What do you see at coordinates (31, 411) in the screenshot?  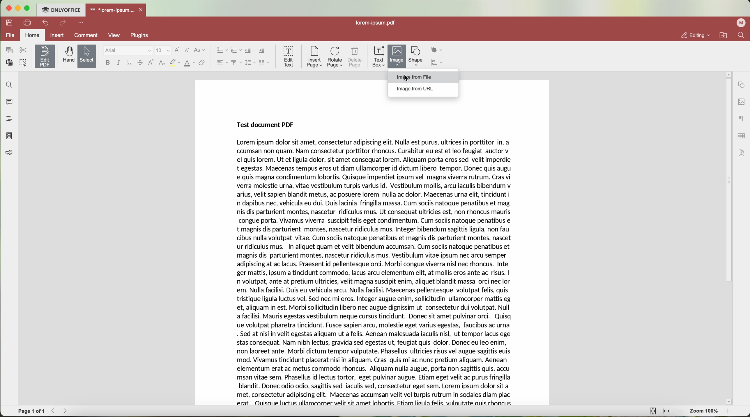 I see `page 1 of 1` at bounding box center [31, 411].